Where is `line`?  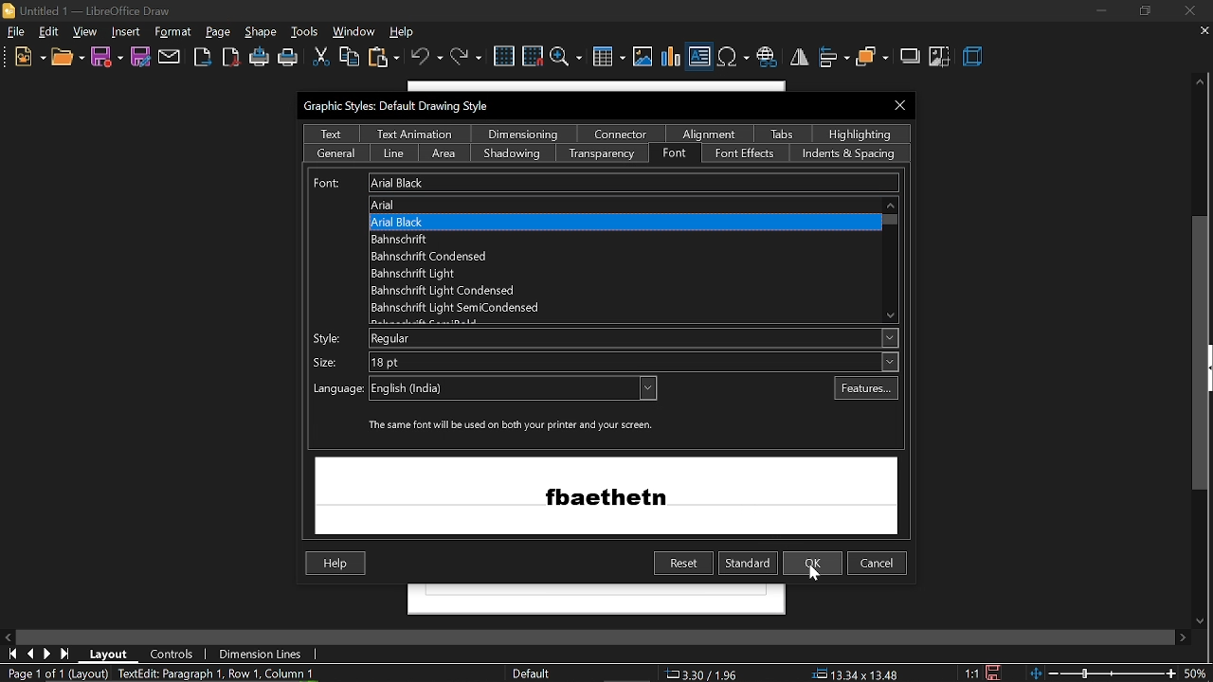 line is located at coordinates (393, 153).